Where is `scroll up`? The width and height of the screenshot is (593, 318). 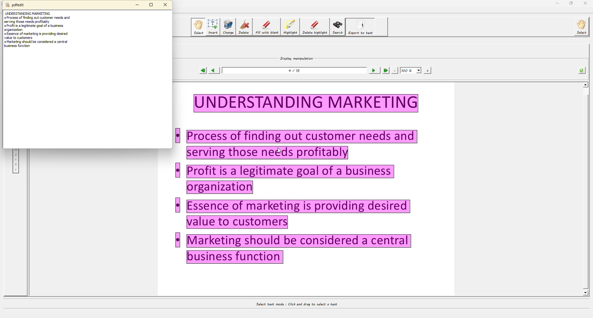 scroll up is located at coordinates (584, 85).